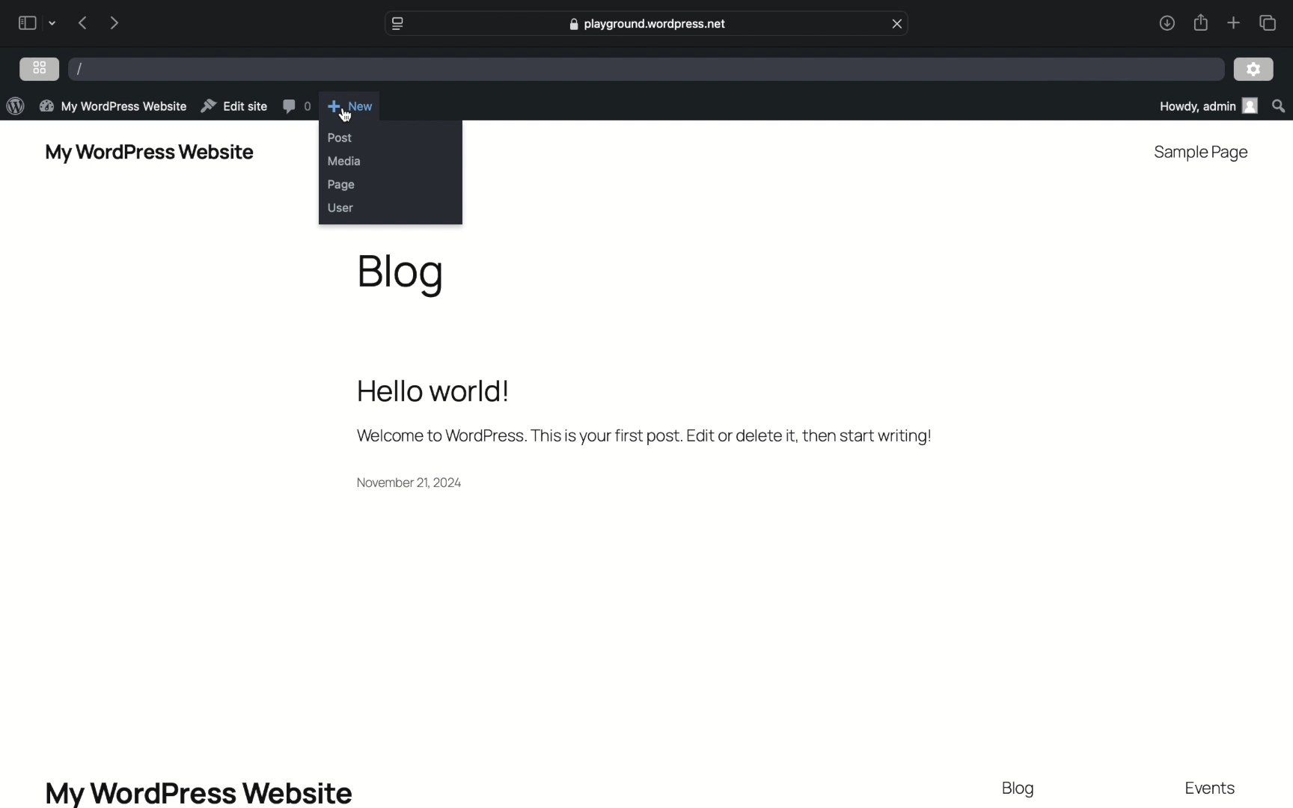 The width and height of the screenshot is (1293, 808). I want to click on my wordpress website, so click(150, 154).